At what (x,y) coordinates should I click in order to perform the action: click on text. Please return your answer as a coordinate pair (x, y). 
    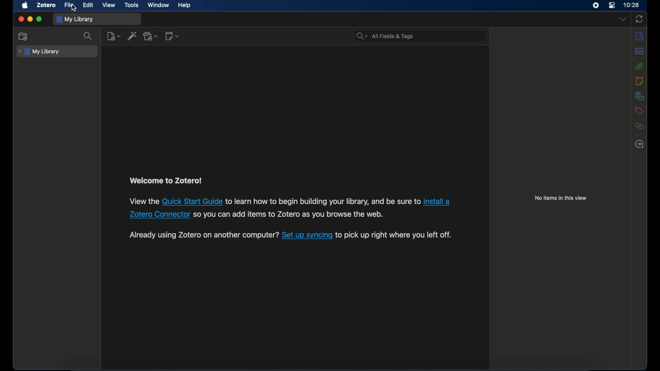
    Looking at the image, I should click on (143, 201).